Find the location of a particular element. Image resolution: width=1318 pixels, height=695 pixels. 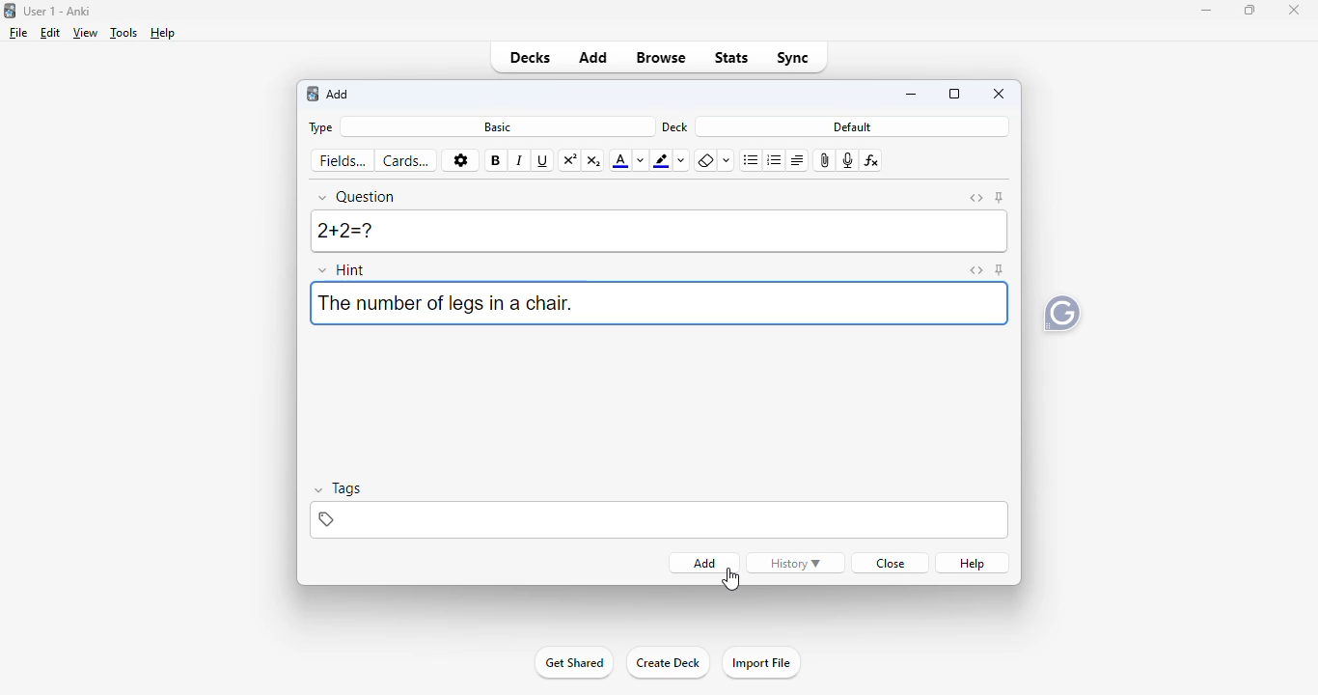

deck is located at coordinates (673, 127).